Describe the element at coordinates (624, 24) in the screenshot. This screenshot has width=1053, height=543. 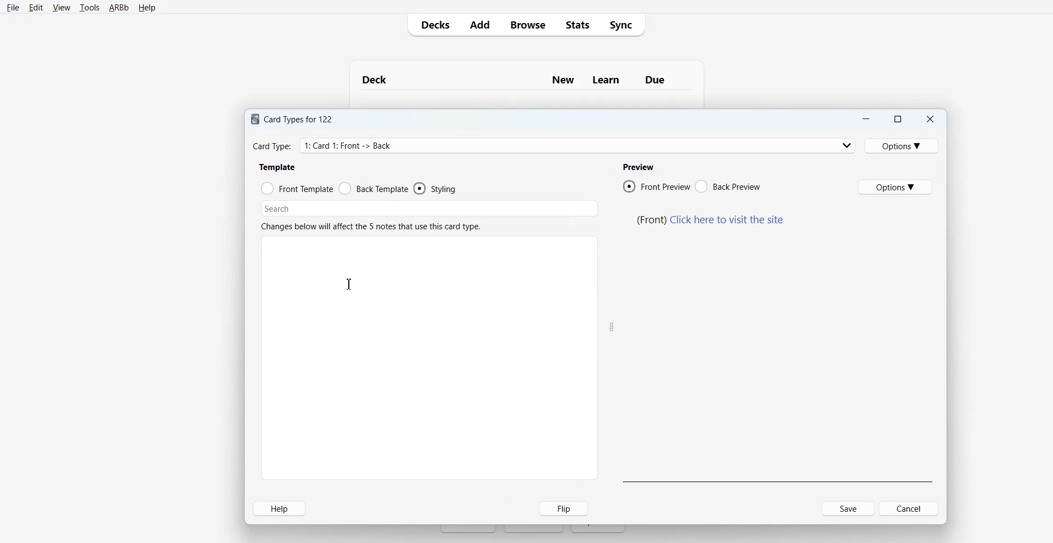
I see `Sync` at that location.